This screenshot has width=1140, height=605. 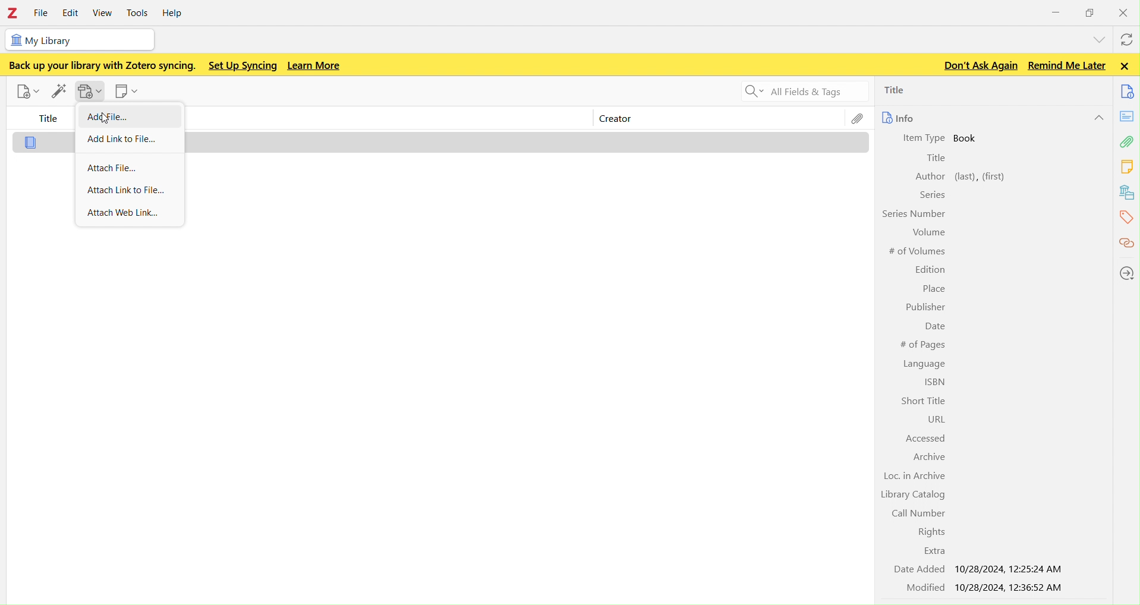 What do you see at coordinates (1097, 117) in the screenshot?
I see `hide` at bounding box center [1097, 117].